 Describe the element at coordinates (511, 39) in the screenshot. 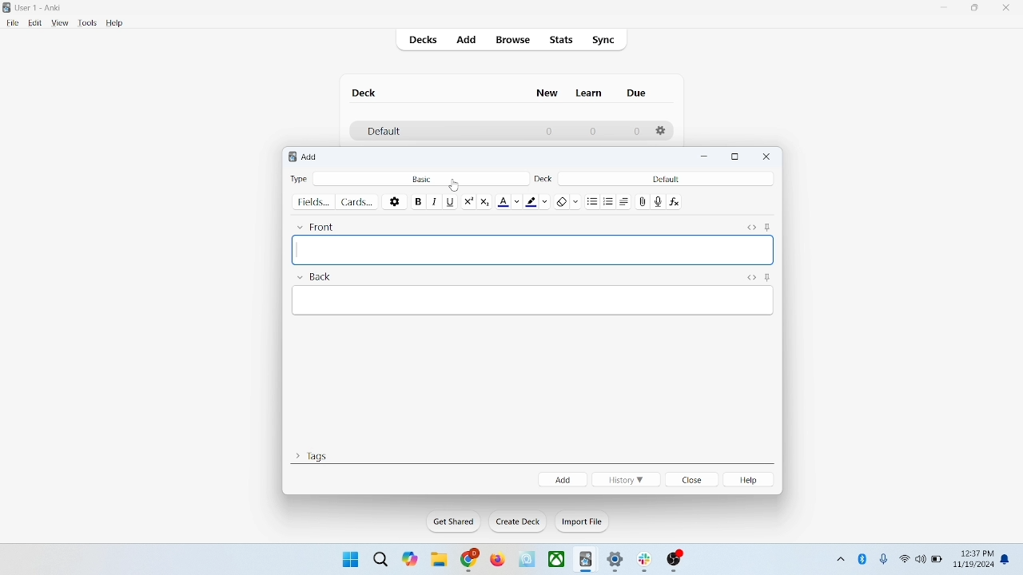

I see `browse` at that location.